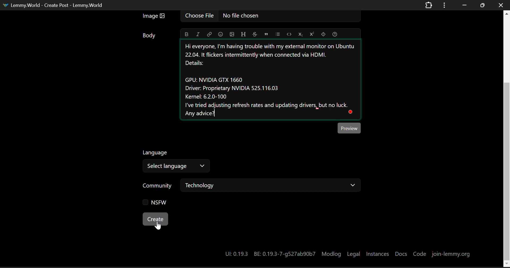 The width and height of the screenshot is (510, 268). Describe the element at coordinates (156, 204) in the screenshot. I see `NSFW Checkbox` at that location.